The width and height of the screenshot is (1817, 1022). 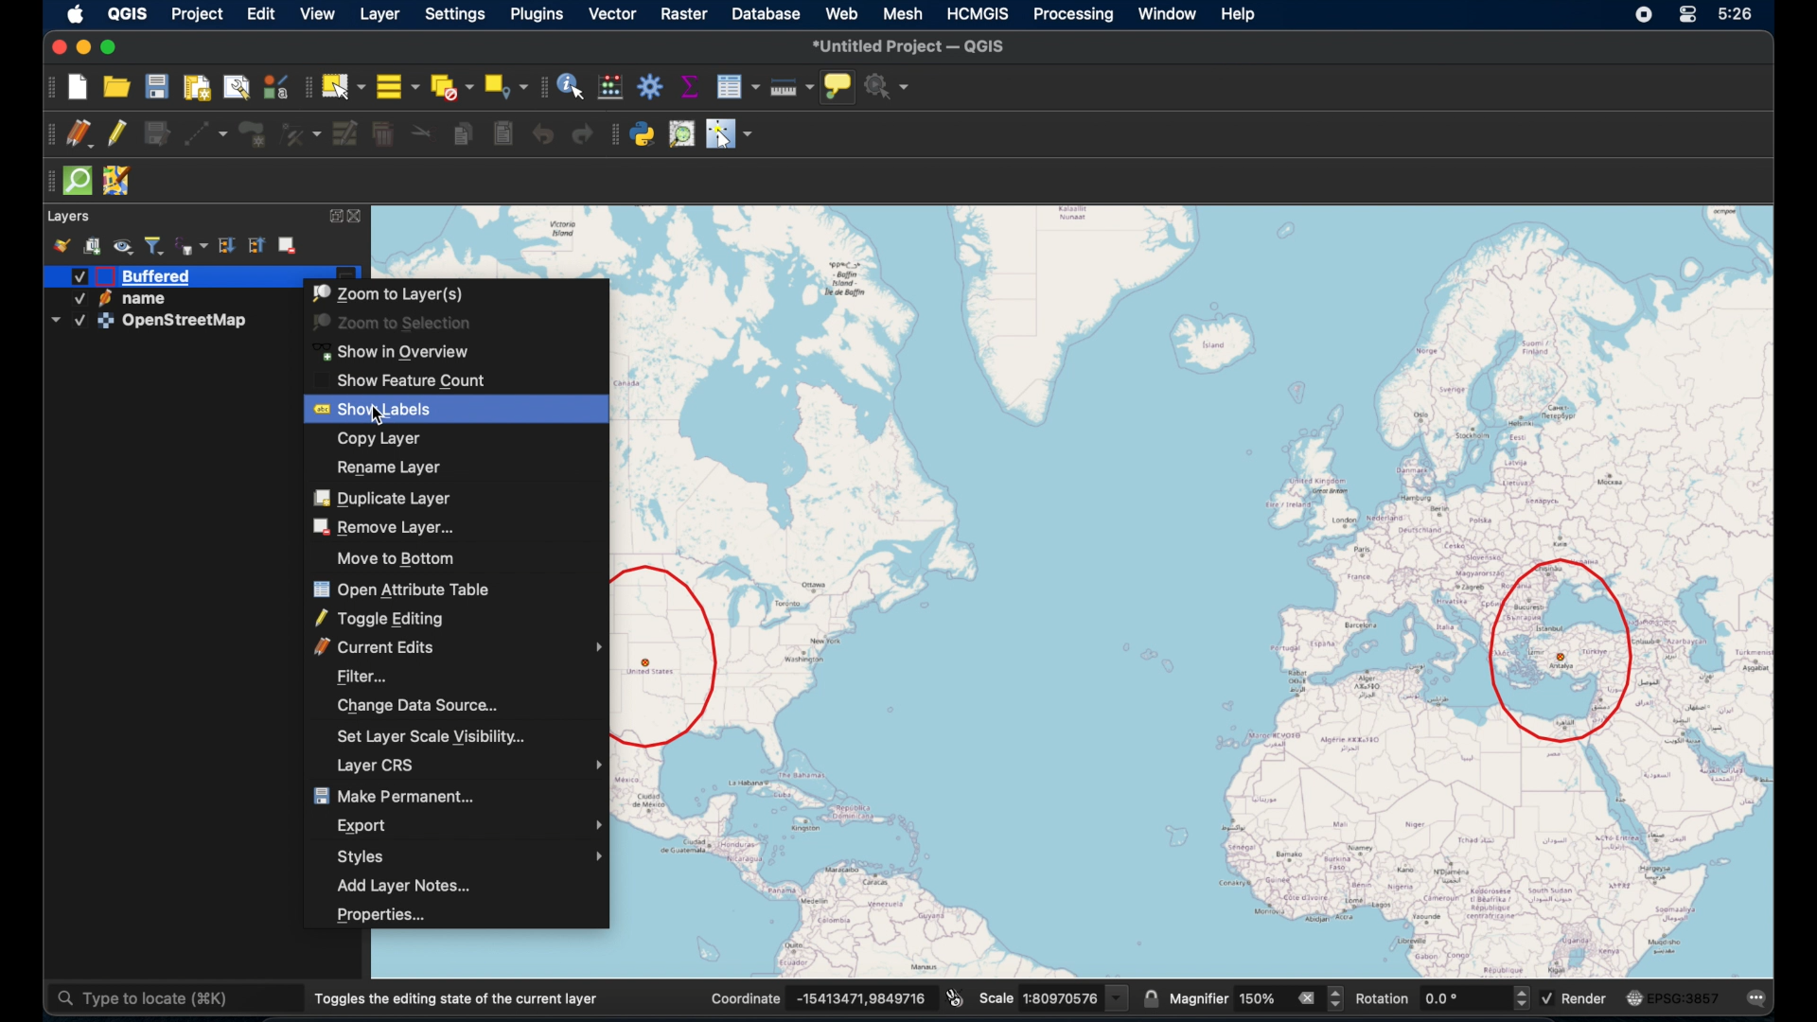 I want to click on set. layer scale visibility, so click(x=432, y=737).